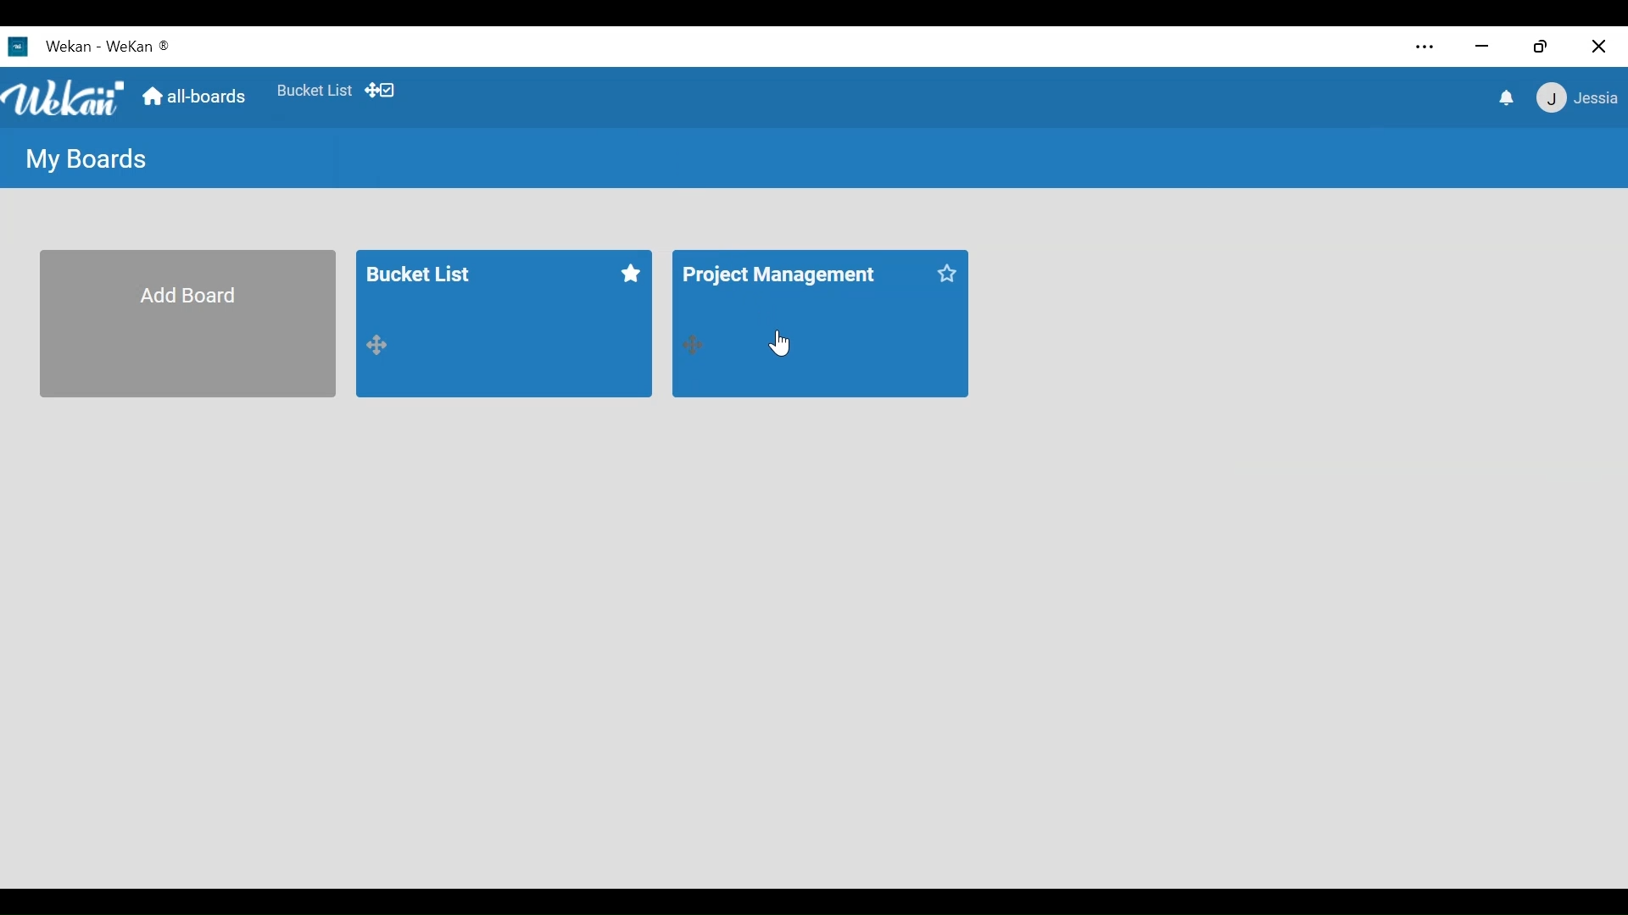 The height and width of the screenshot is (915, 1628). Describe the element at coordinates (955, 275) in the screenshot. I see `click to start this board` at that location.